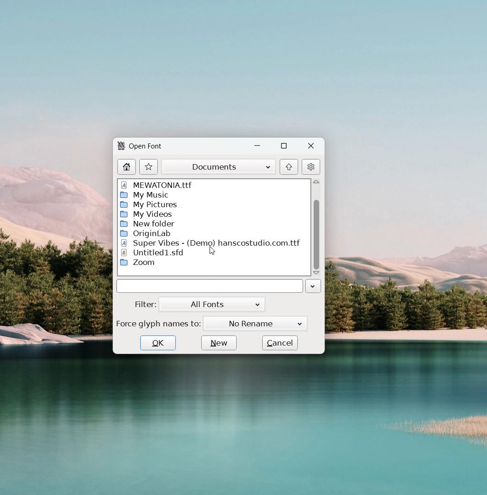  I want to click on ok, so click(158, 343).